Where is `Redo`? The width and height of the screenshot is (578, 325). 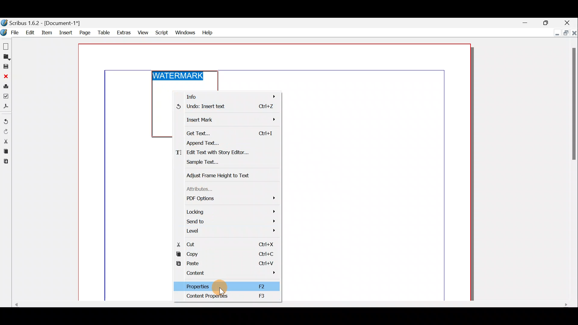 Redo is located at coordinates (6, 132).